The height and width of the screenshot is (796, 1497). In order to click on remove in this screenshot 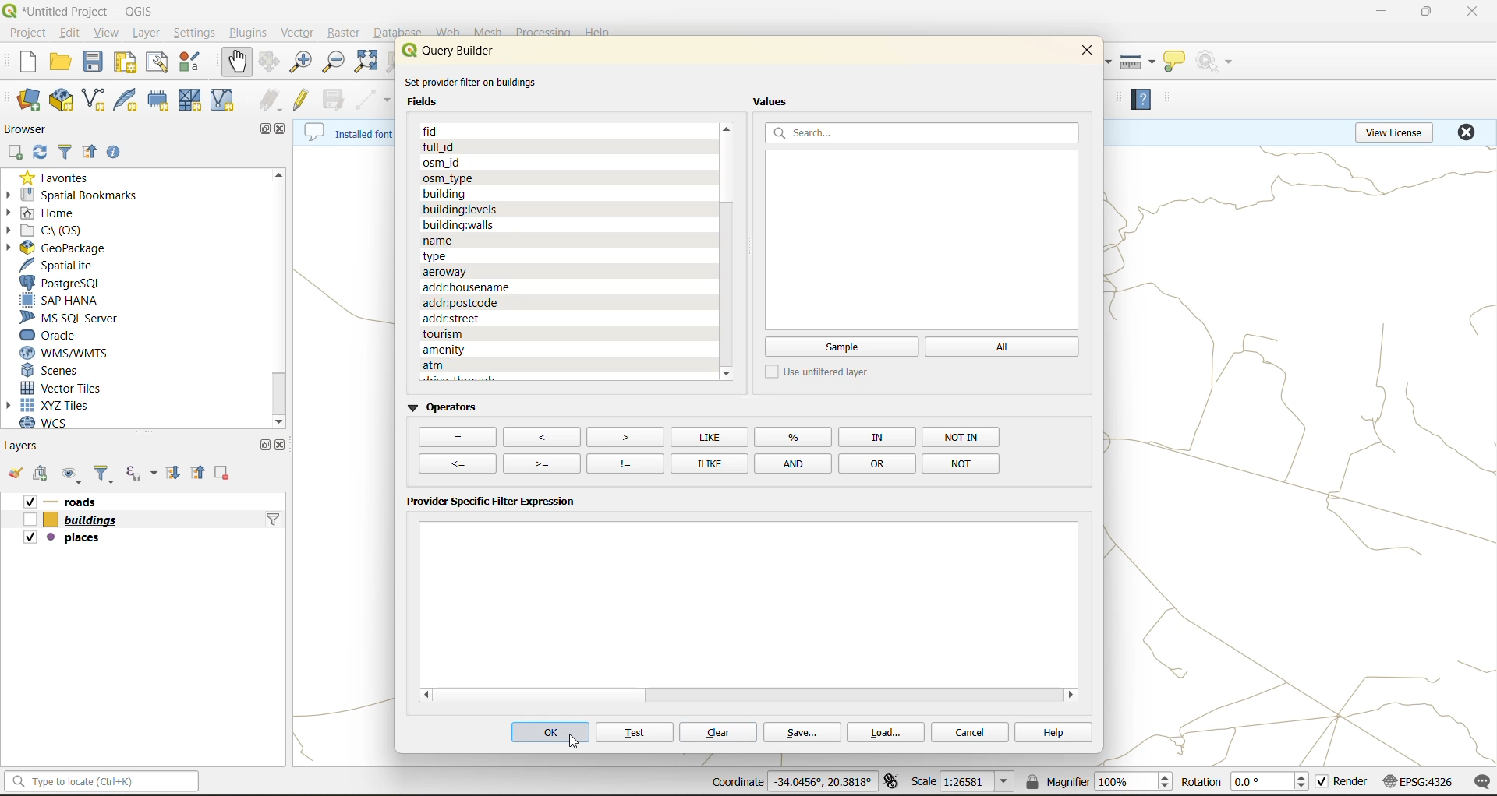, I will do `click(220, 471)`.